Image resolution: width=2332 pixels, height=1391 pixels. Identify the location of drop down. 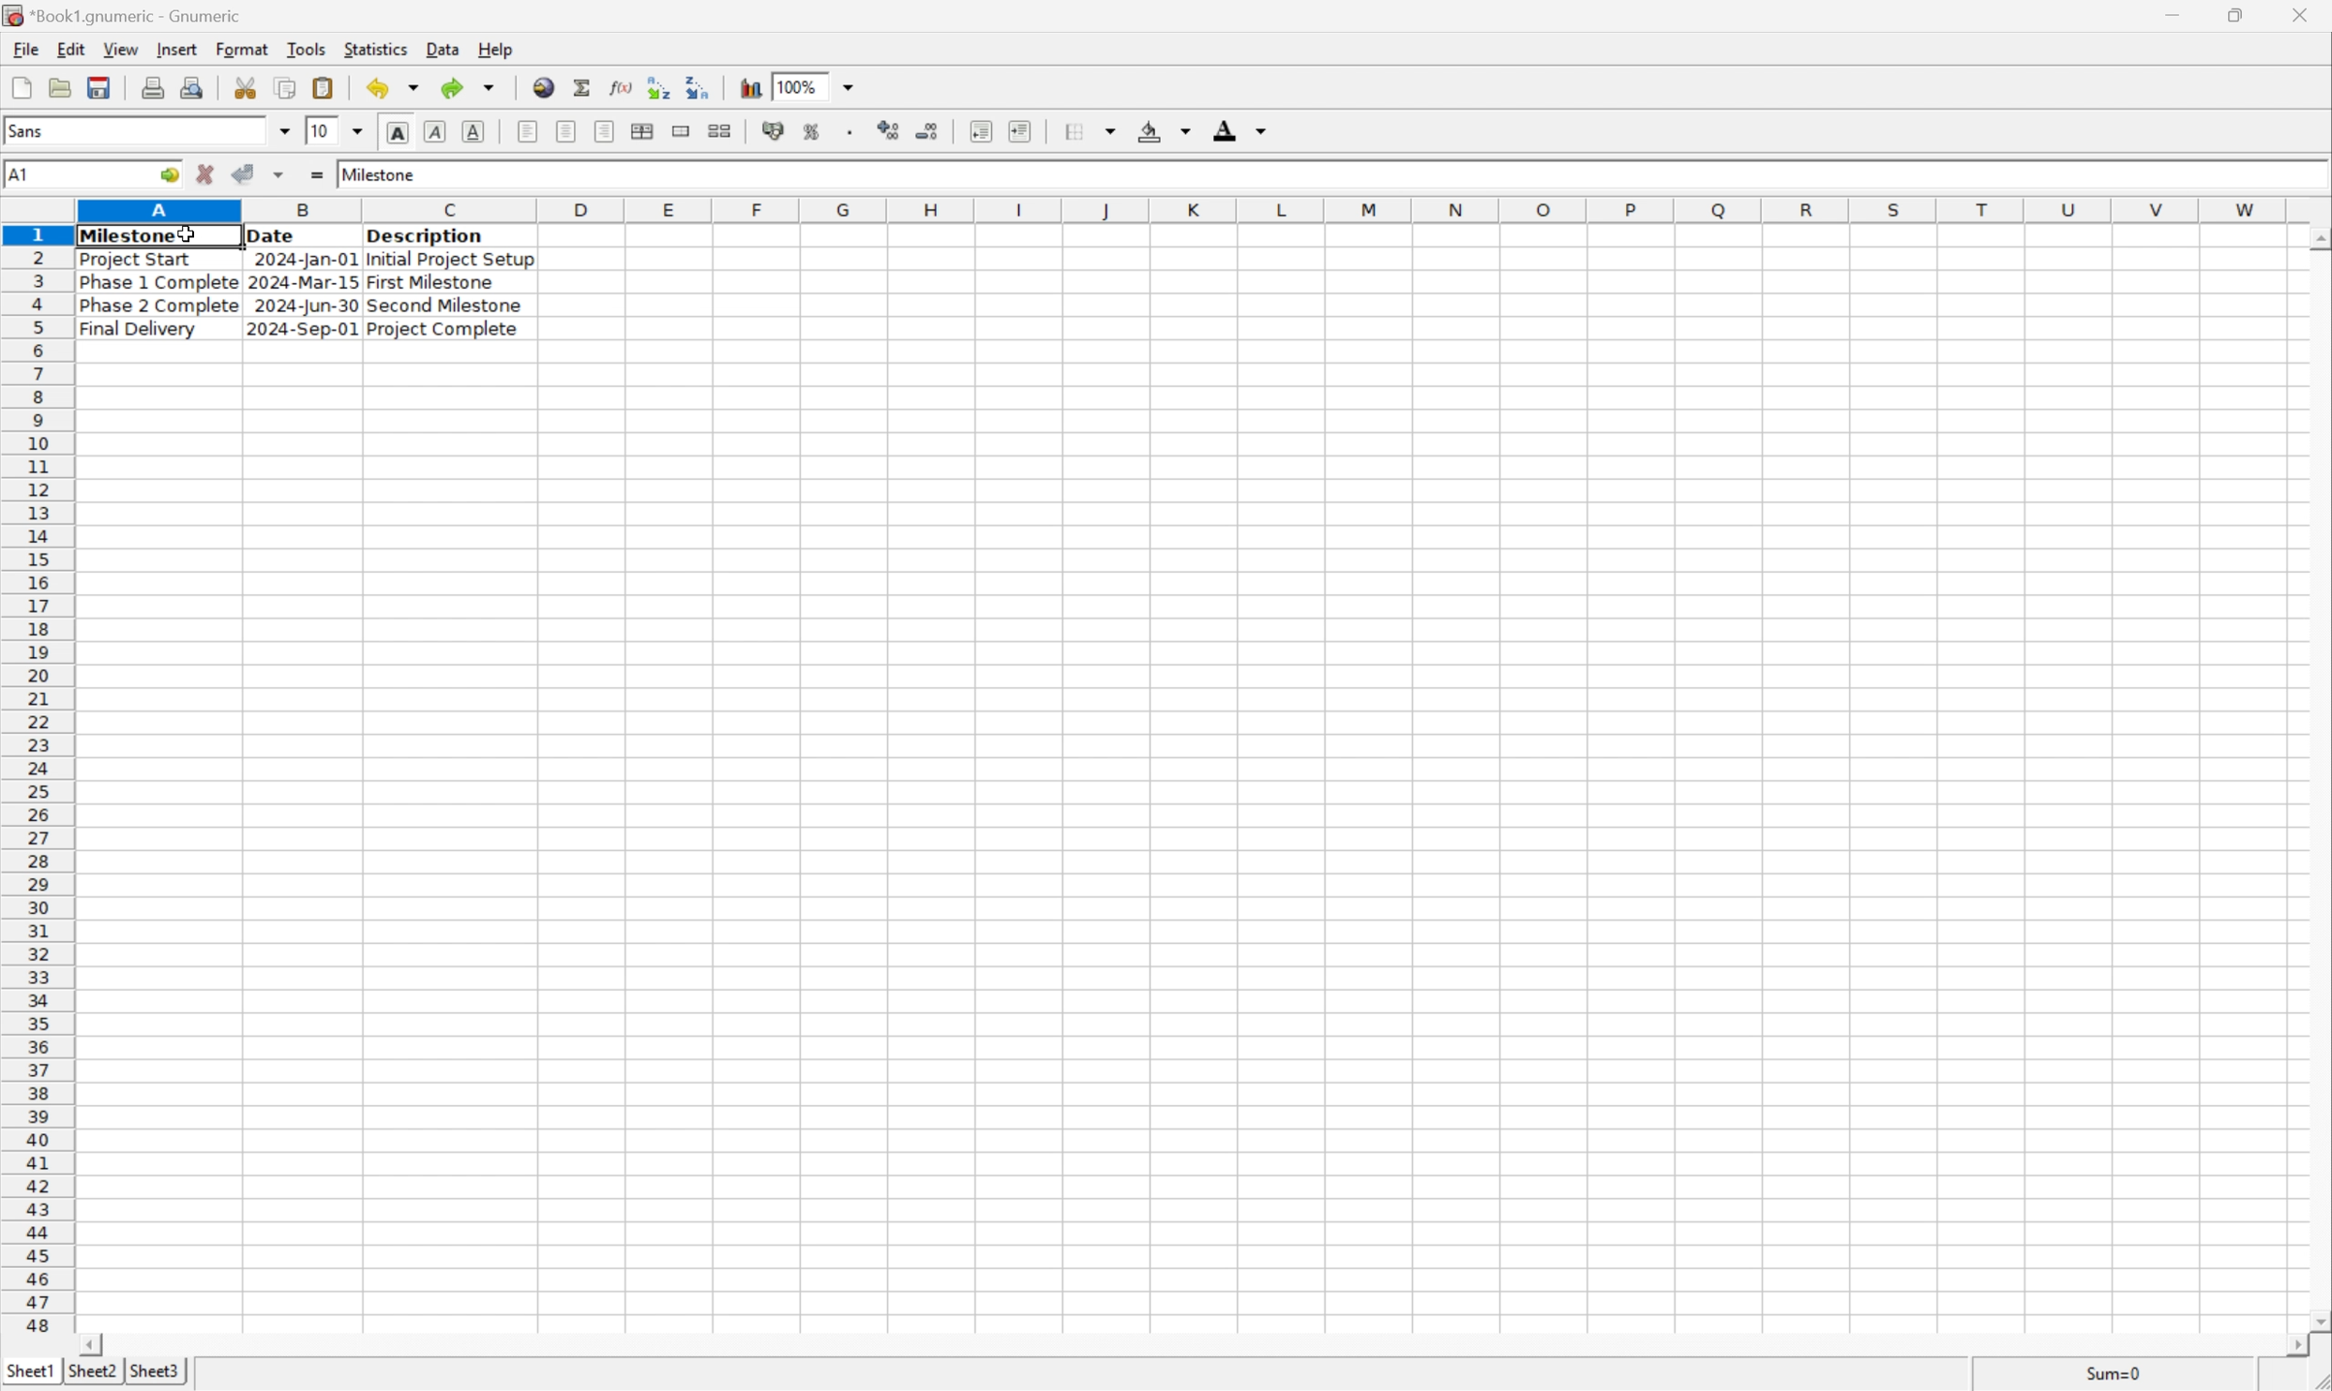
(850, 86).